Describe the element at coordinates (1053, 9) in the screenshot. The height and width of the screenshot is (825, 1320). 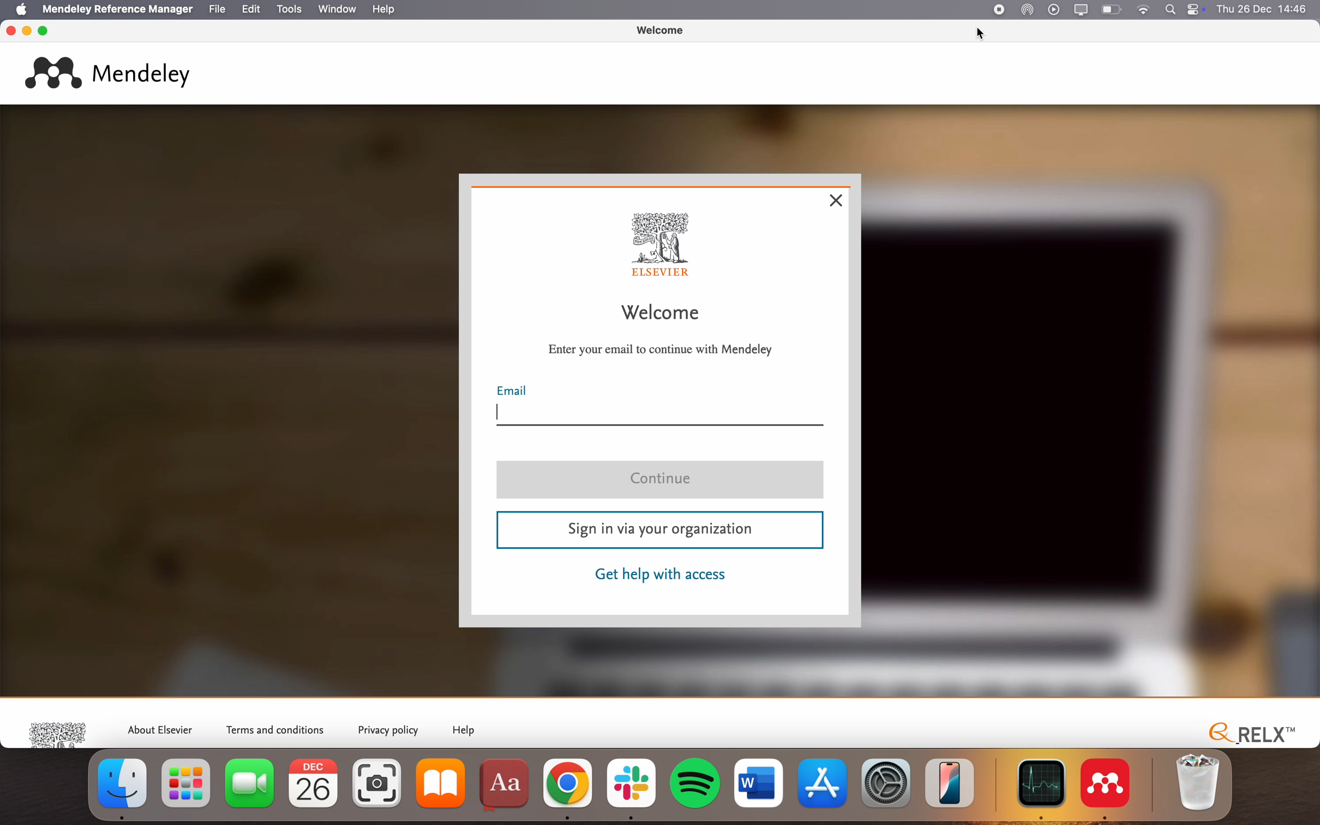
I see `play` at that location.